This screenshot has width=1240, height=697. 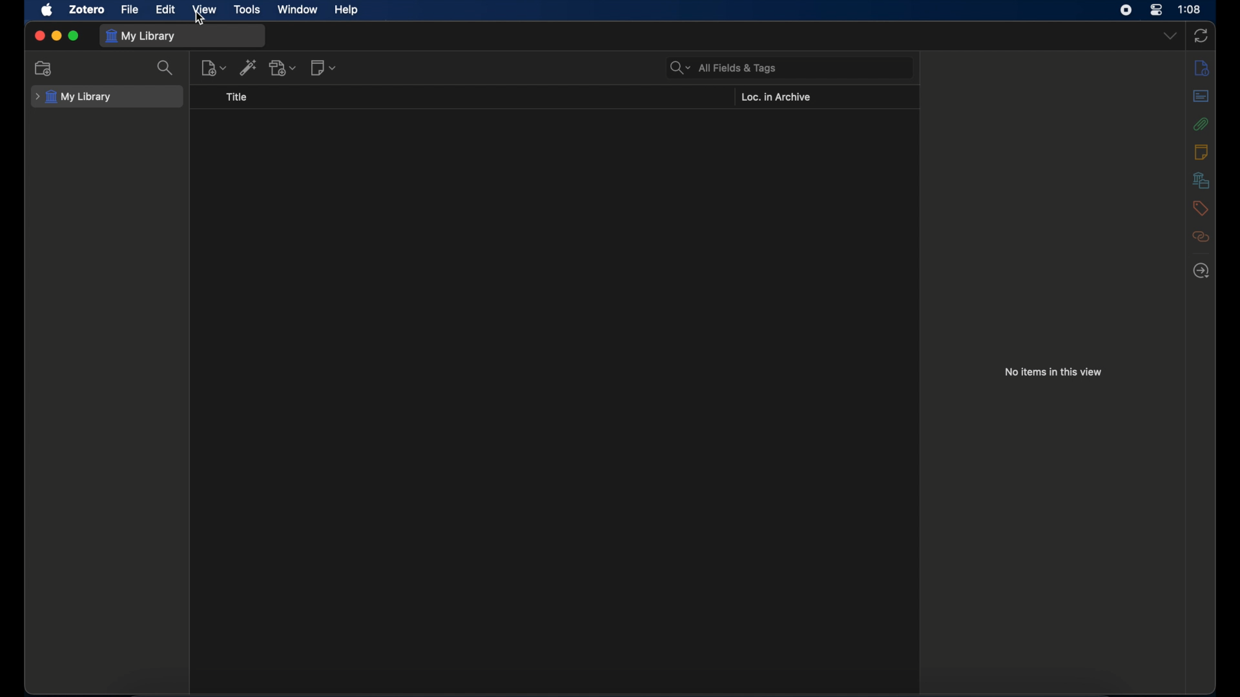 I want to click on maximize, so click(x=74, y=35).